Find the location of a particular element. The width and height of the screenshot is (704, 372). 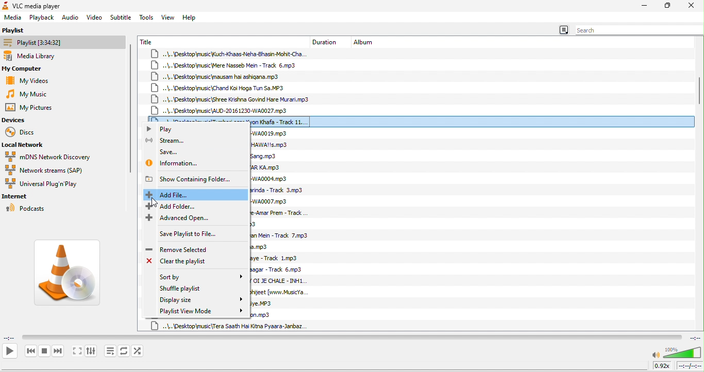

title is located at coordinates (148, 41).